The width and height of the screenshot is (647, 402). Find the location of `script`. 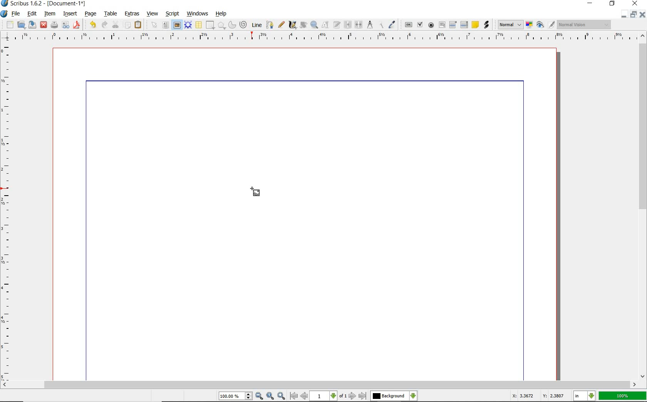

script is located at coordinates (173, 13).